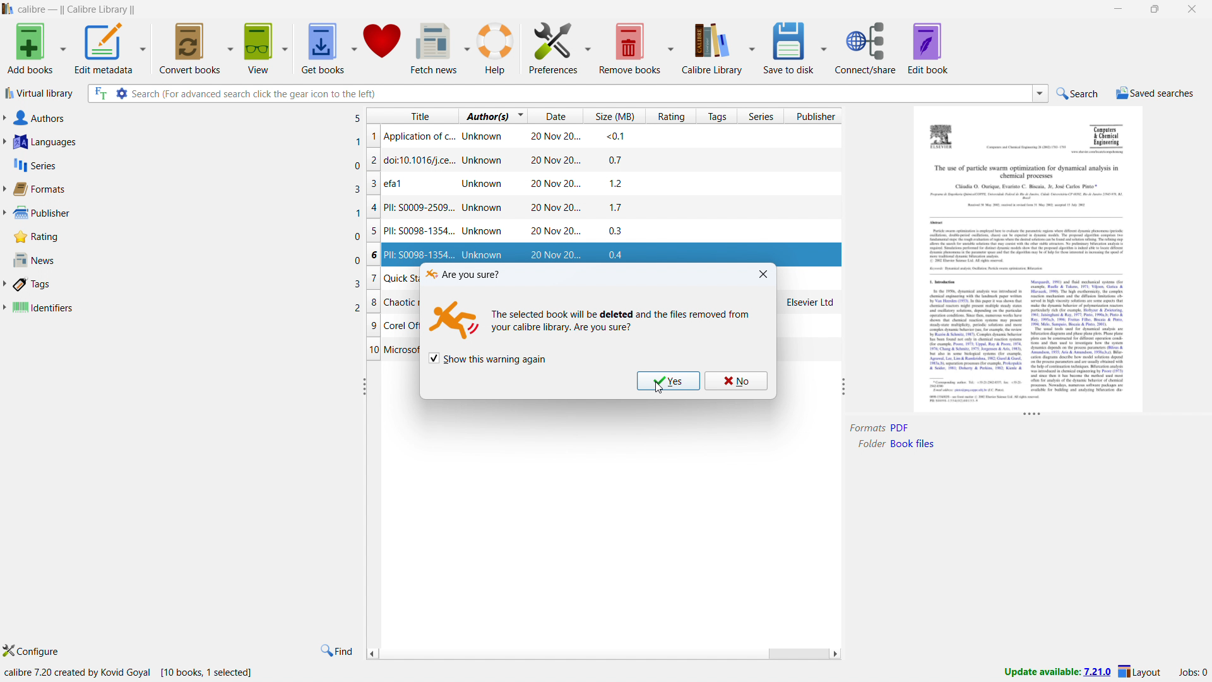  Describe the element at coordinates (587, 47) in the screenshot. I see `preferences options` at that location.